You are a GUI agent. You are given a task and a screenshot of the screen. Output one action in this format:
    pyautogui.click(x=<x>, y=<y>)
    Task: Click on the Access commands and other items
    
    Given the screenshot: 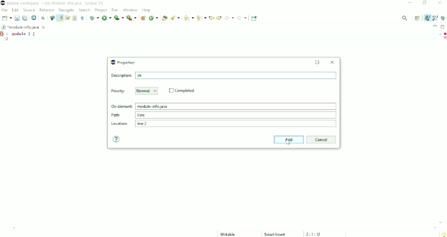 What is the action you would take?
    pyautogui.click(x=405, y=18)
    